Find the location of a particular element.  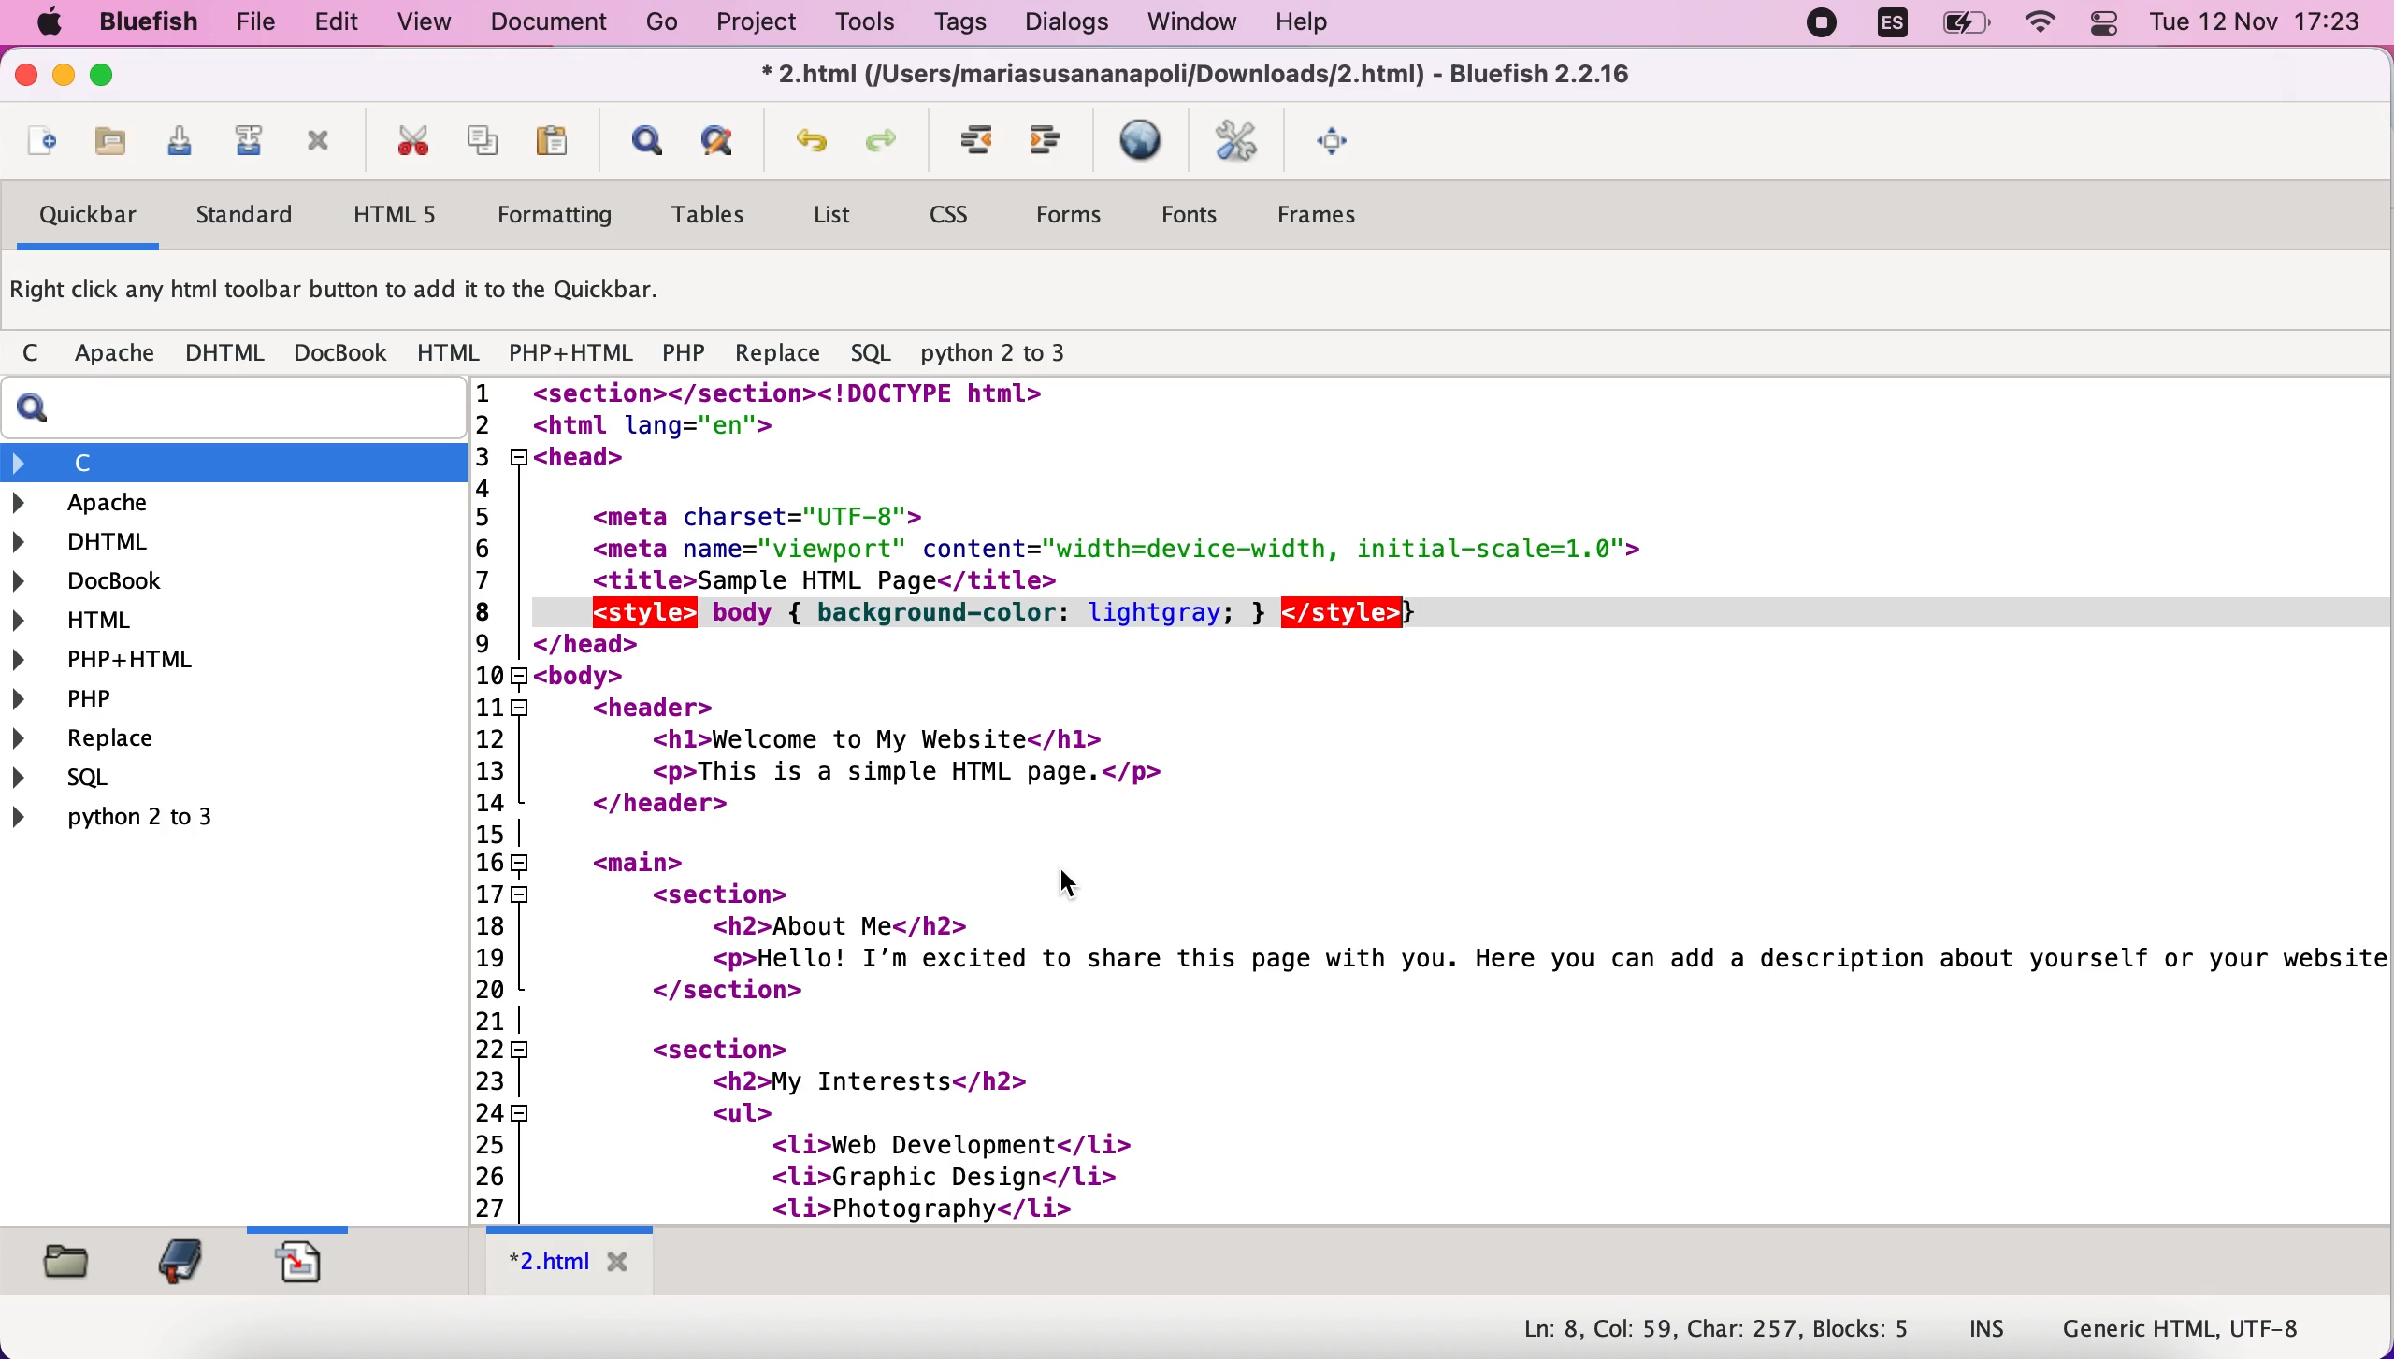

unindent is located at coordinates (1055, 141).